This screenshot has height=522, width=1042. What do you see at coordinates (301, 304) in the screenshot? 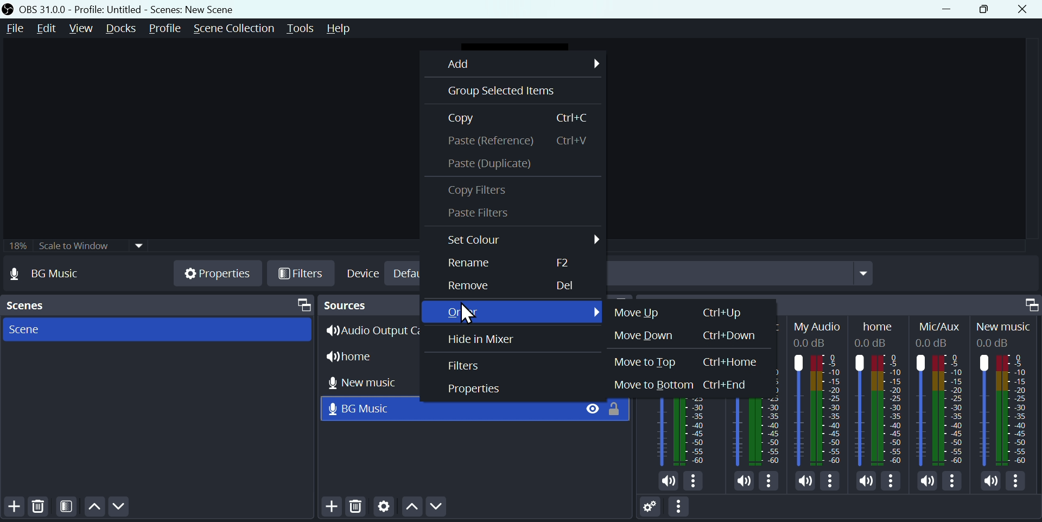
I see `maximize` at bounding box center [301, 304].